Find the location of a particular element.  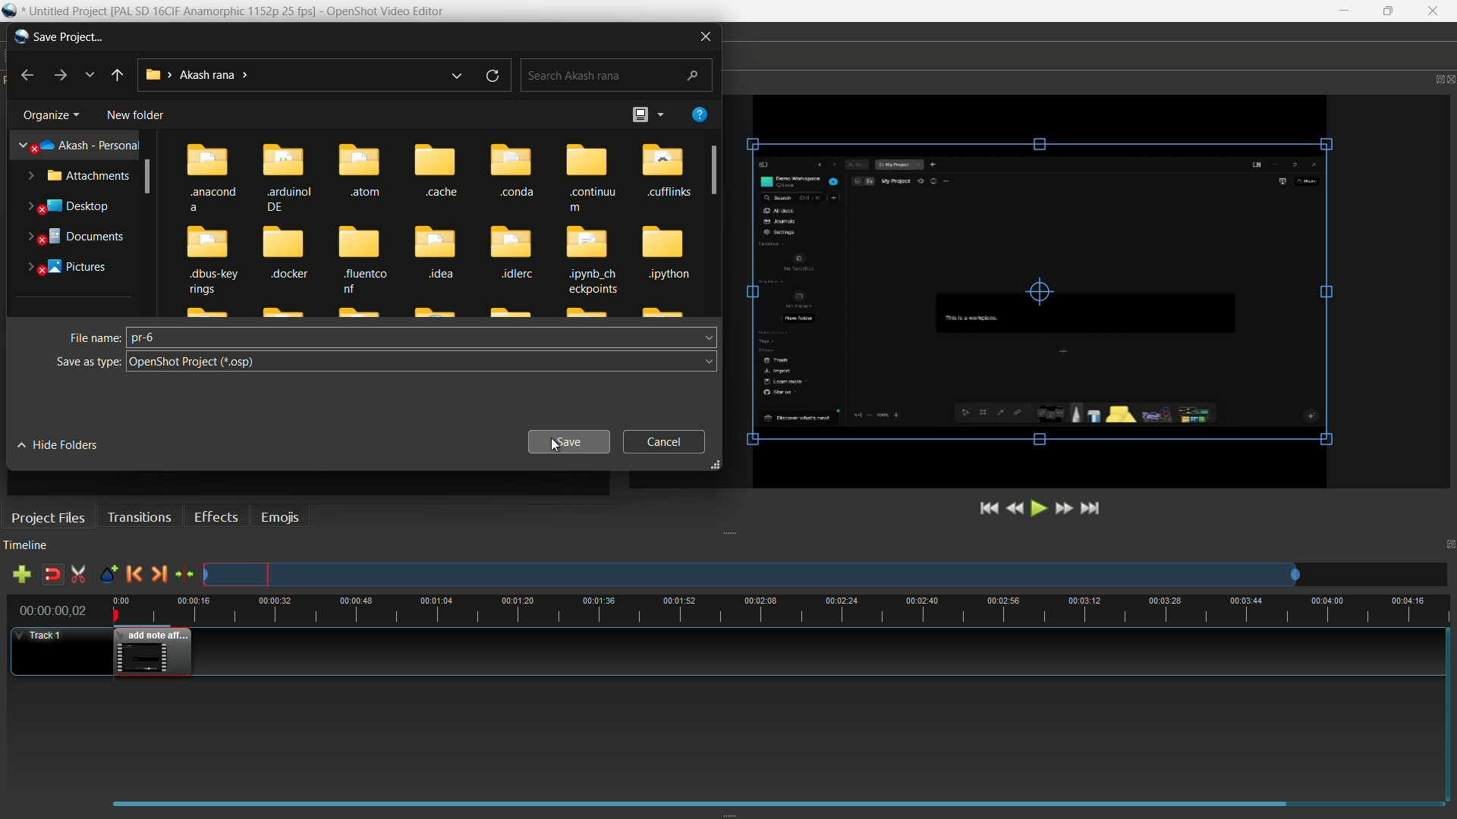

save project is located at coordinates (69, 37).